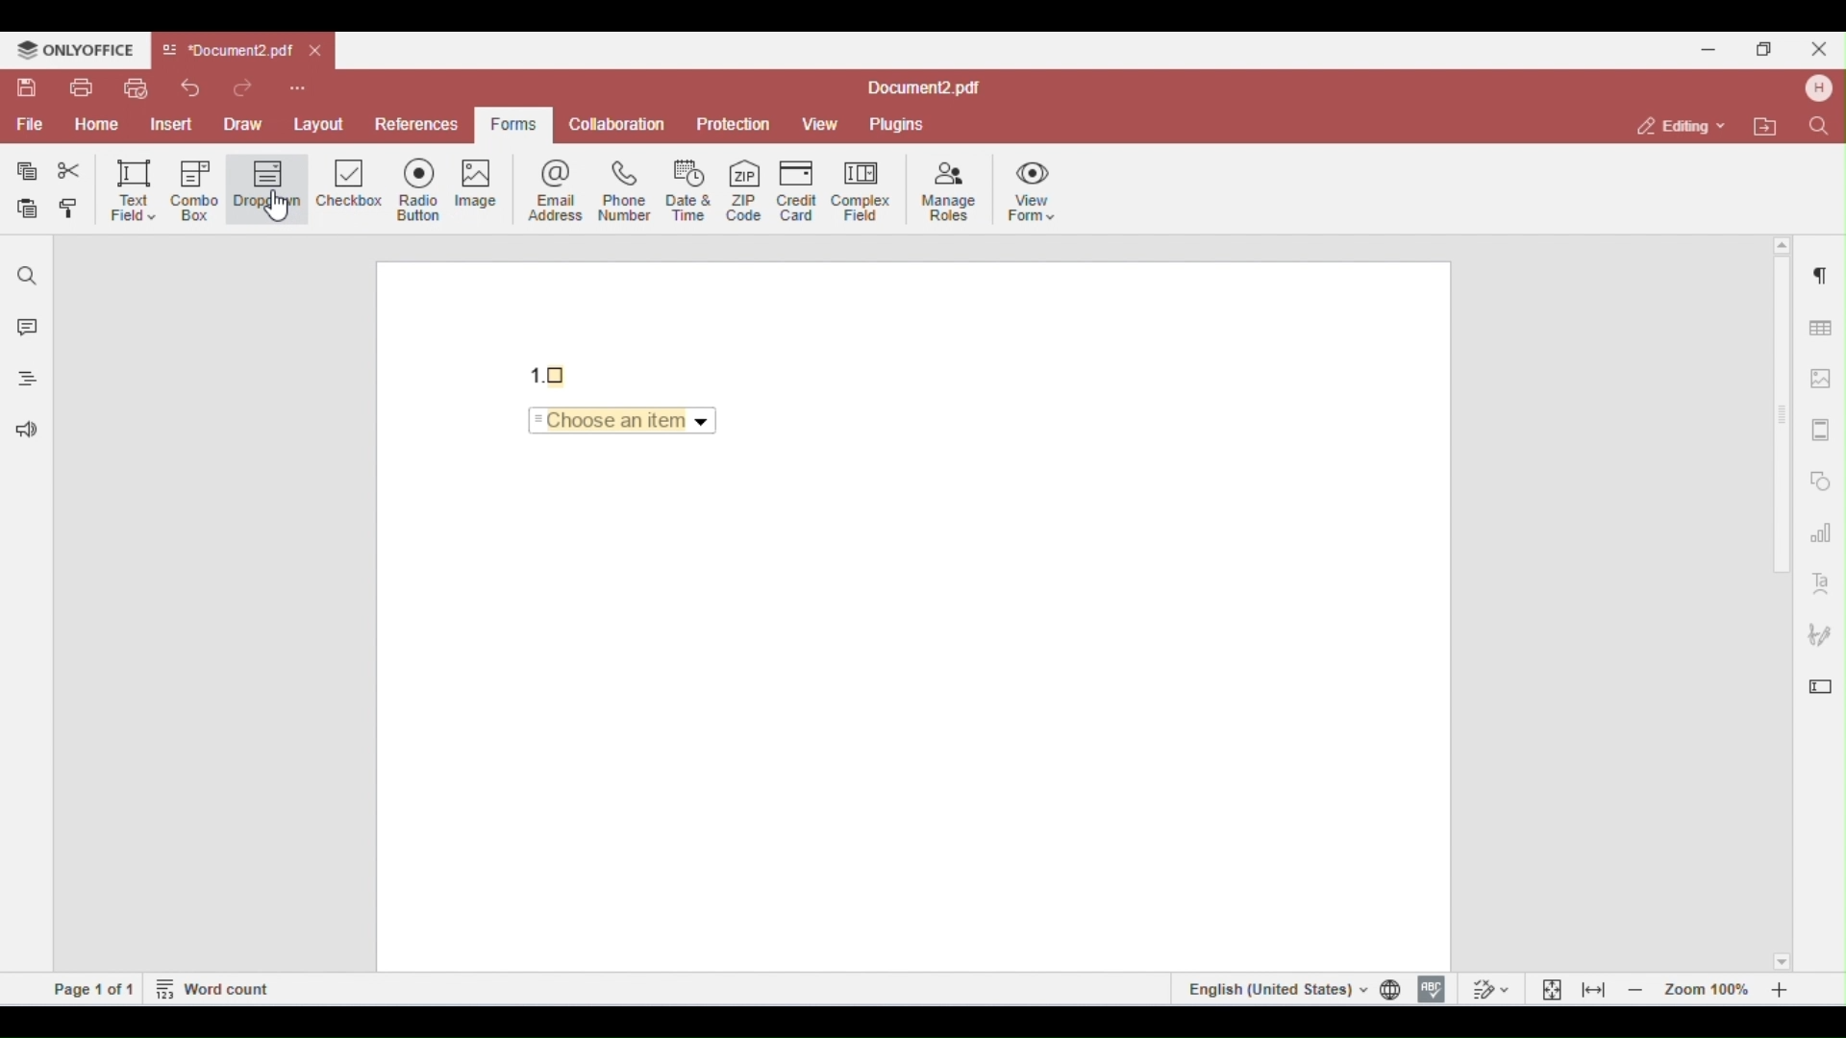  I want to click on tab name, so click(227, 51).